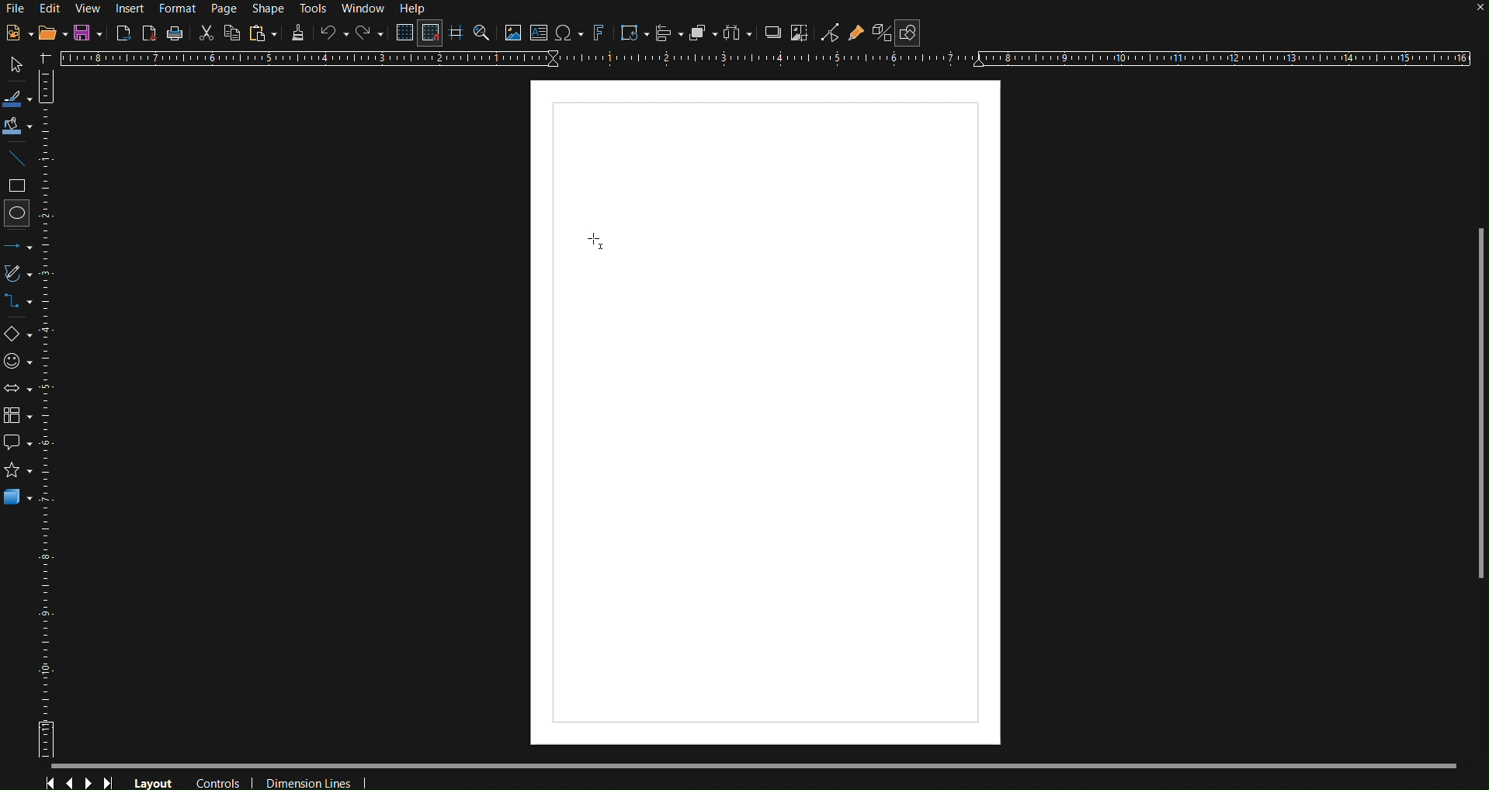 Image resolution: width=1489 pixels, height=790 pixels. What do you see at coordinates (799, 35) in the screenshot?
I see `Crop Image` at bounding box center [799, 35].